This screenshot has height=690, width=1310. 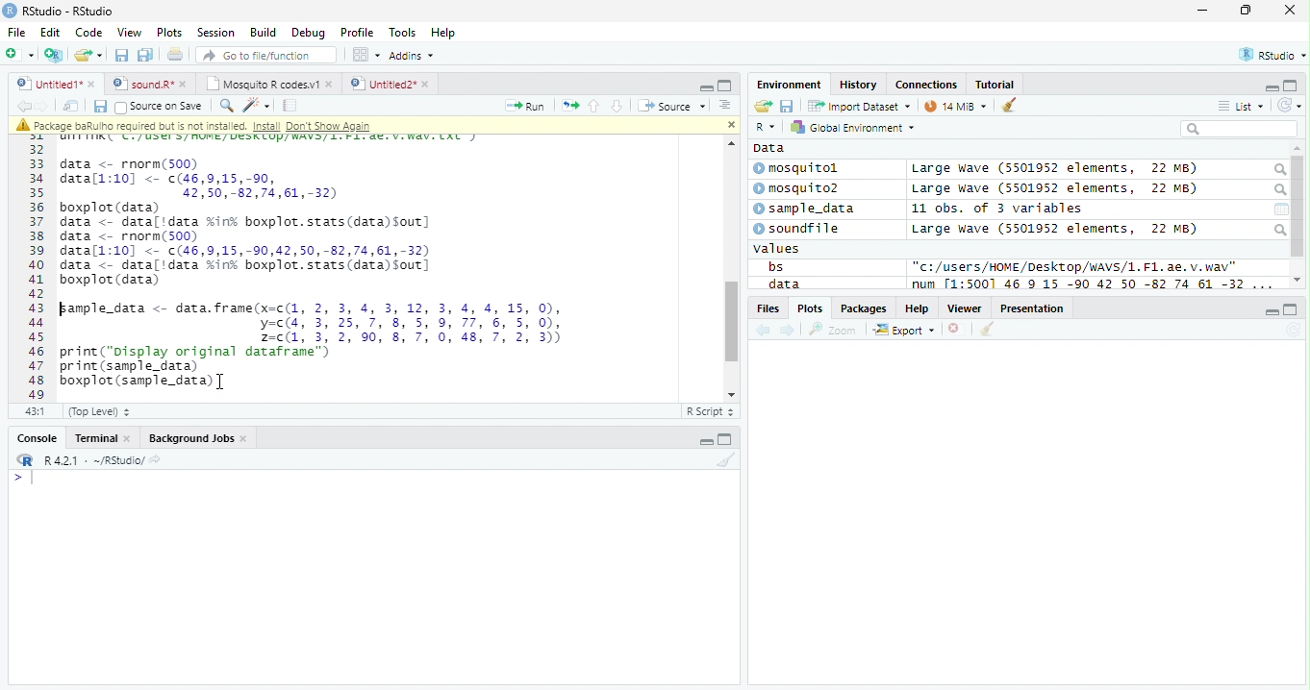 I want to click on Save the current document, so click(x=121, y=55).